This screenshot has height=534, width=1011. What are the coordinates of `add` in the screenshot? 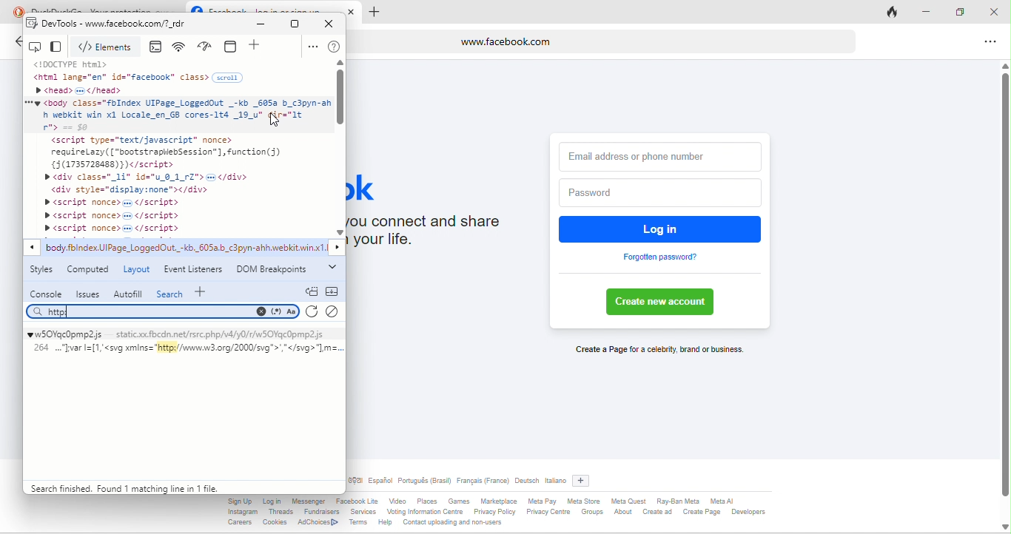 It's located at (257, 47).